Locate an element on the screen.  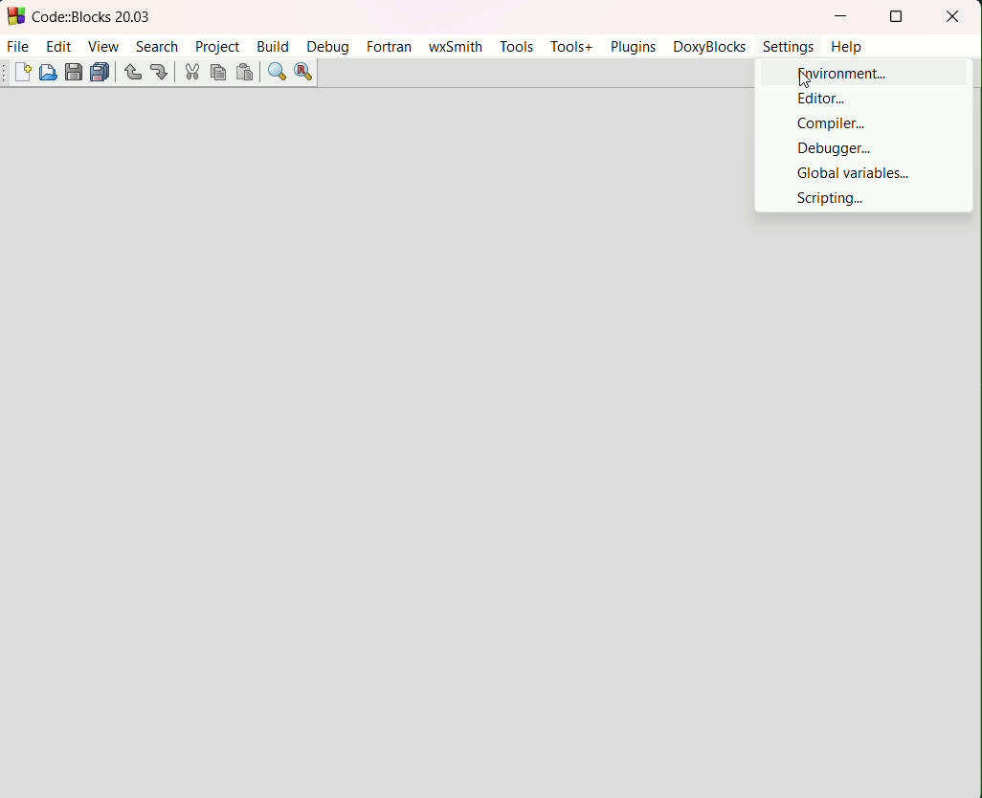
build is located at coordinates (274, 46).